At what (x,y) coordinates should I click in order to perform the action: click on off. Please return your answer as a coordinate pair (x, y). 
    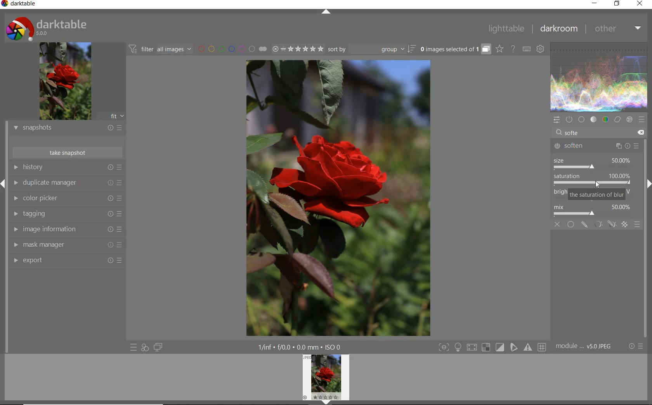
    Looking at the image, I should click on (557, 225).